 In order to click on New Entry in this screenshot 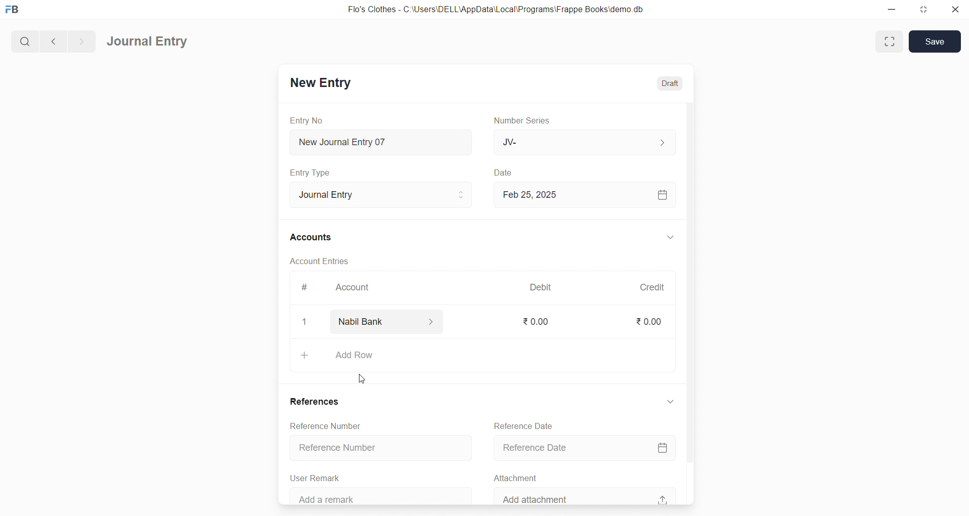, I will do `click(320, 82)`.